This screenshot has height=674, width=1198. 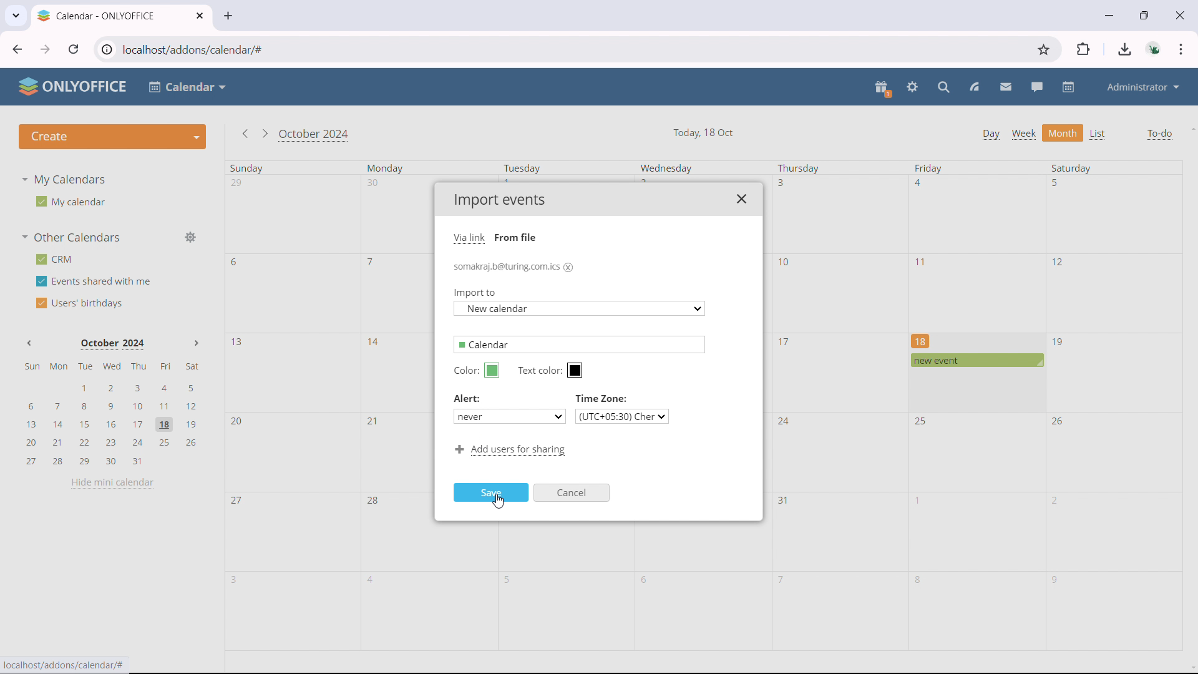 I want to click on week, so click(x=1023, y=135).